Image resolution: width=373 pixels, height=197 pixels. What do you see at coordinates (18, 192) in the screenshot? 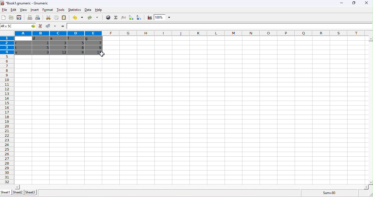
I see `sheet2` at bounding box center [18, 192].